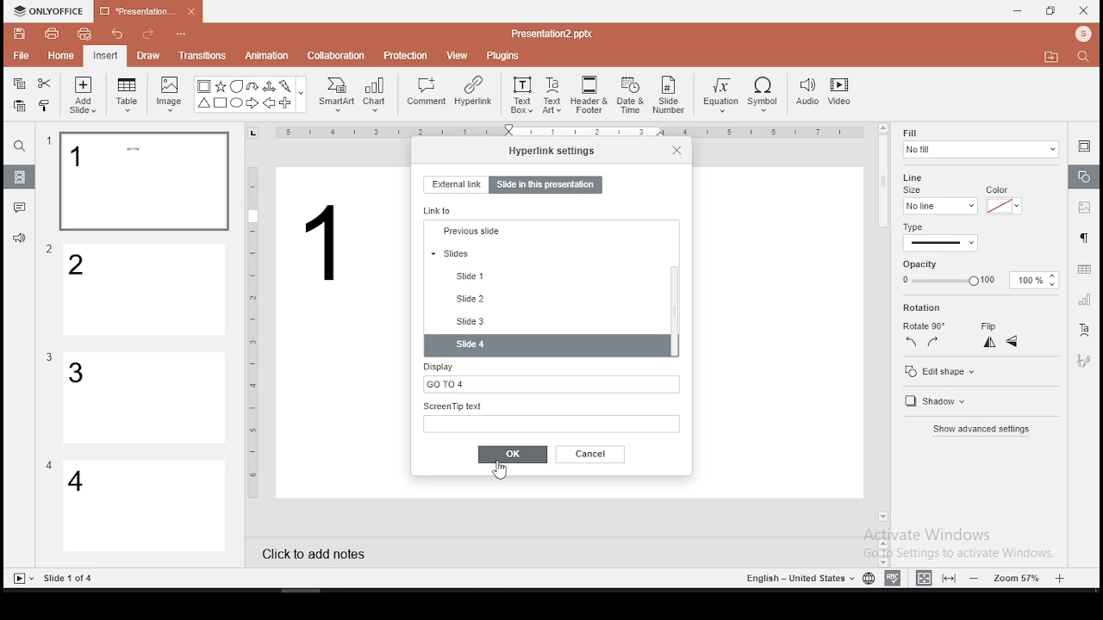 The height and width of the screenshot is (620, 1103). I want to click on show advanced settings, so click(980, 431).